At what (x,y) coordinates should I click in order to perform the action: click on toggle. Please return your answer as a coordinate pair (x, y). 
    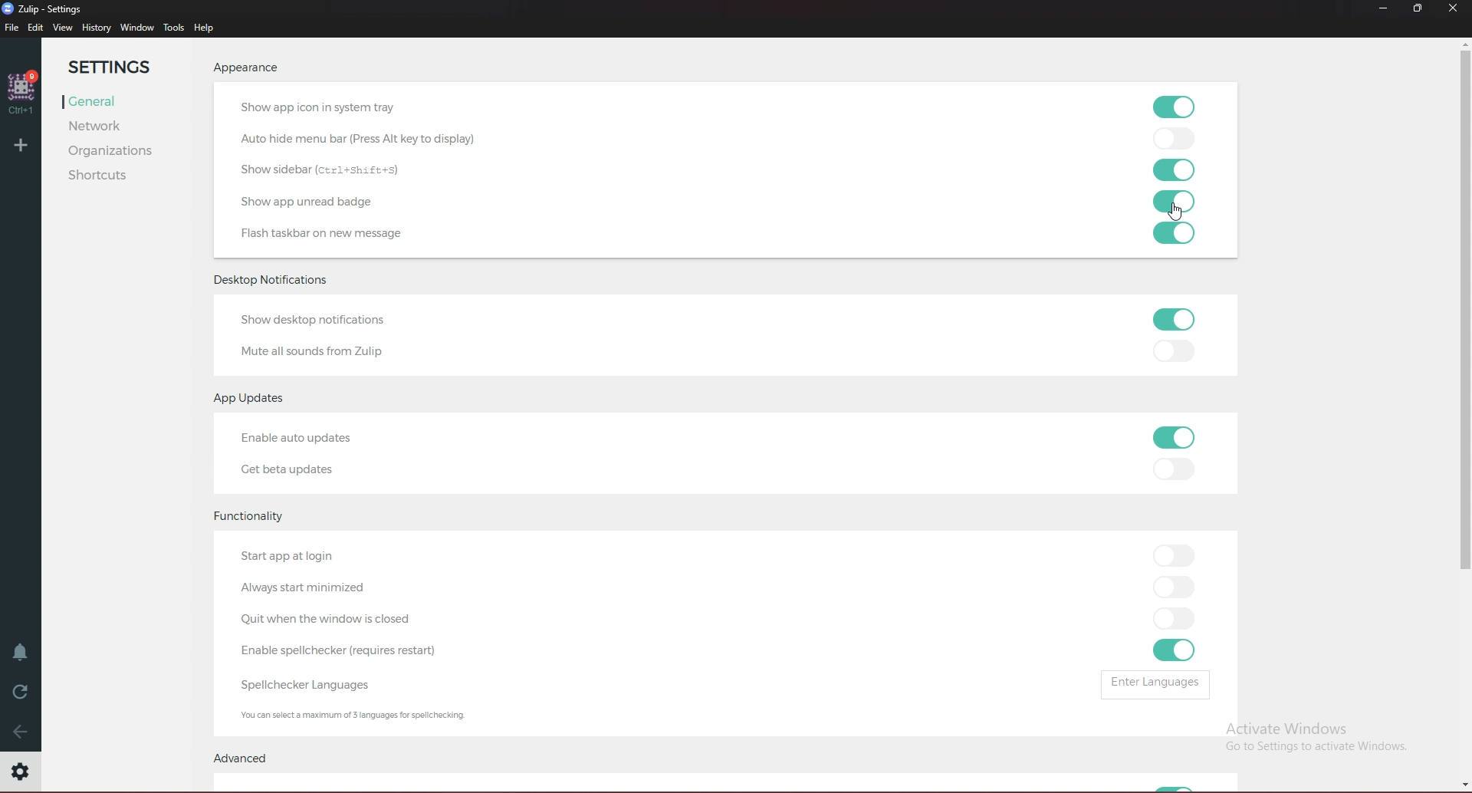
    Looking at the image, I should click on (1178, 139).